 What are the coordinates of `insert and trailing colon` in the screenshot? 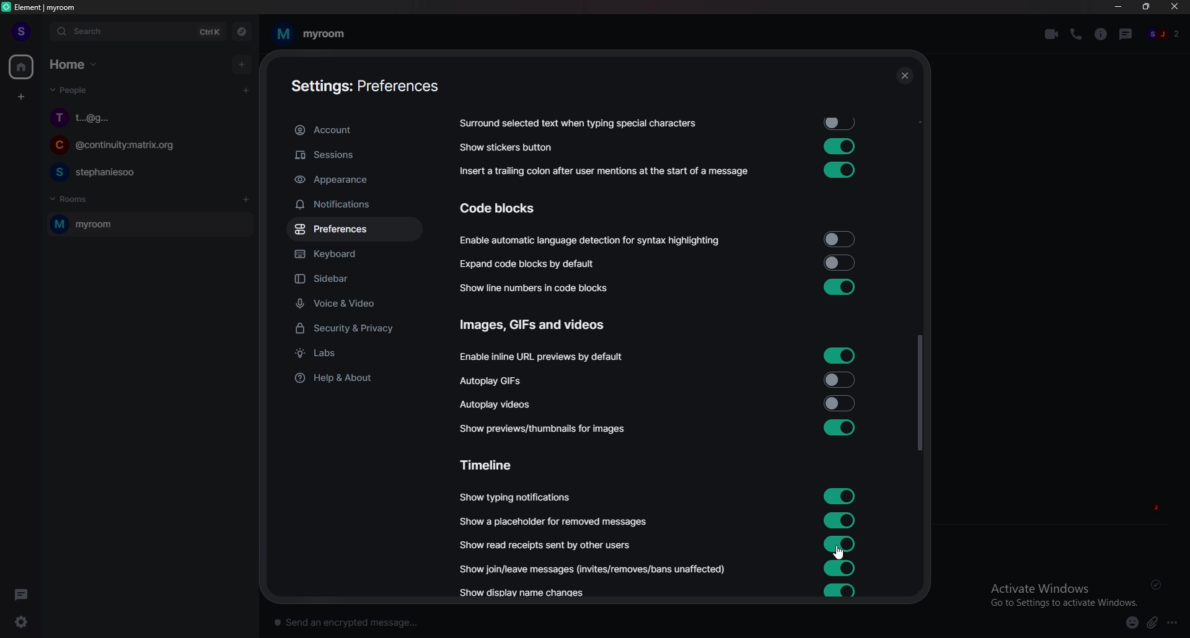 It's located at (602, 172).